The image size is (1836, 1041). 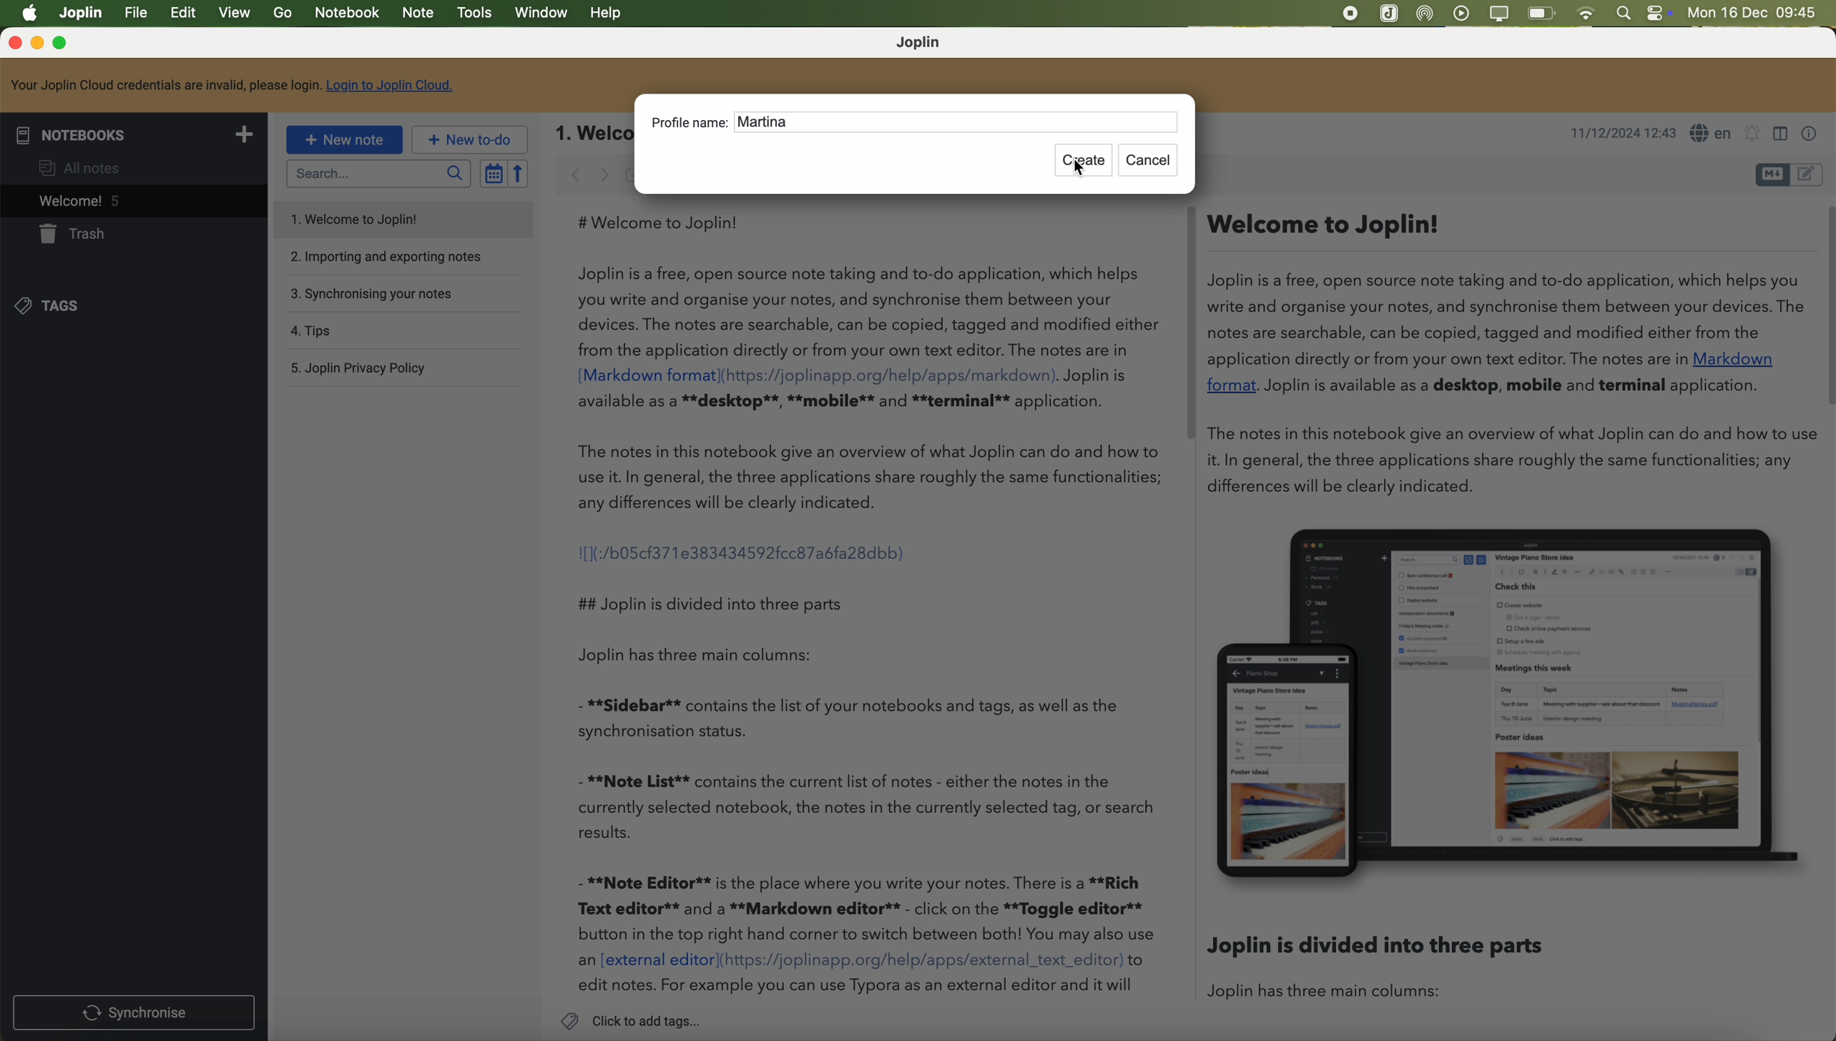 I want to click on wifi, so click(x=1589, y=14).